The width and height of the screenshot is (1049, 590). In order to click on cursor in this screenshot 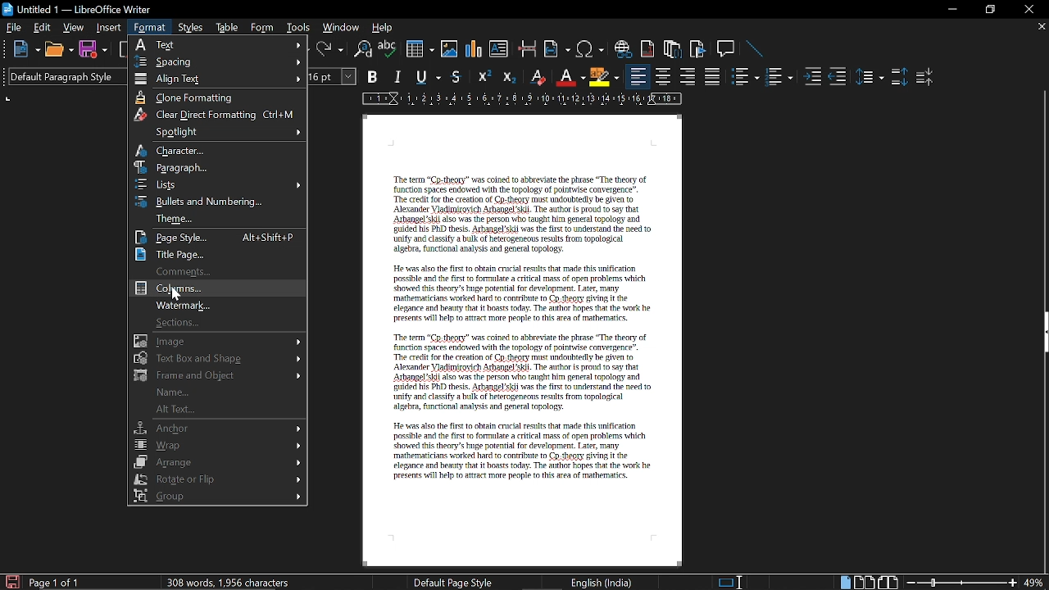, I will do `click(175, 293)`.